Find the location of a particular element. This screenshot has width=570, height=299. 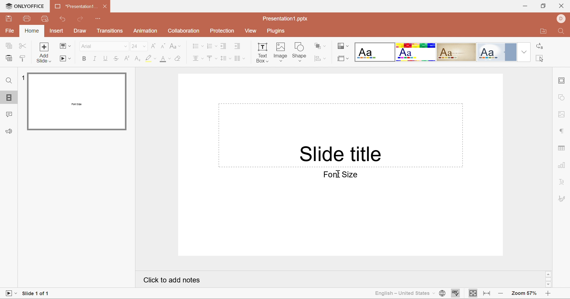

paragraph settings is located at coordinates (561, 131).